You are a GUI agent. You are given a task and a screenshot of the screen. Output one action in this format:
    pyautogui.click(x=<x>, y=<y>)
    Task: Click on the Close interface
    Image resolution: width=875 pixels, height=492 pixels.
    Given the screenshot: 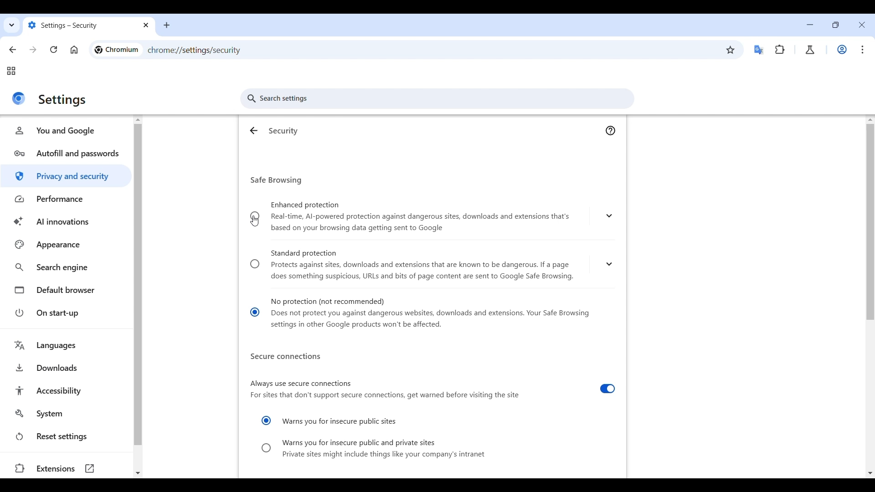 What is the action you would take?
    pyautogui.click(x=862, y=25)
    